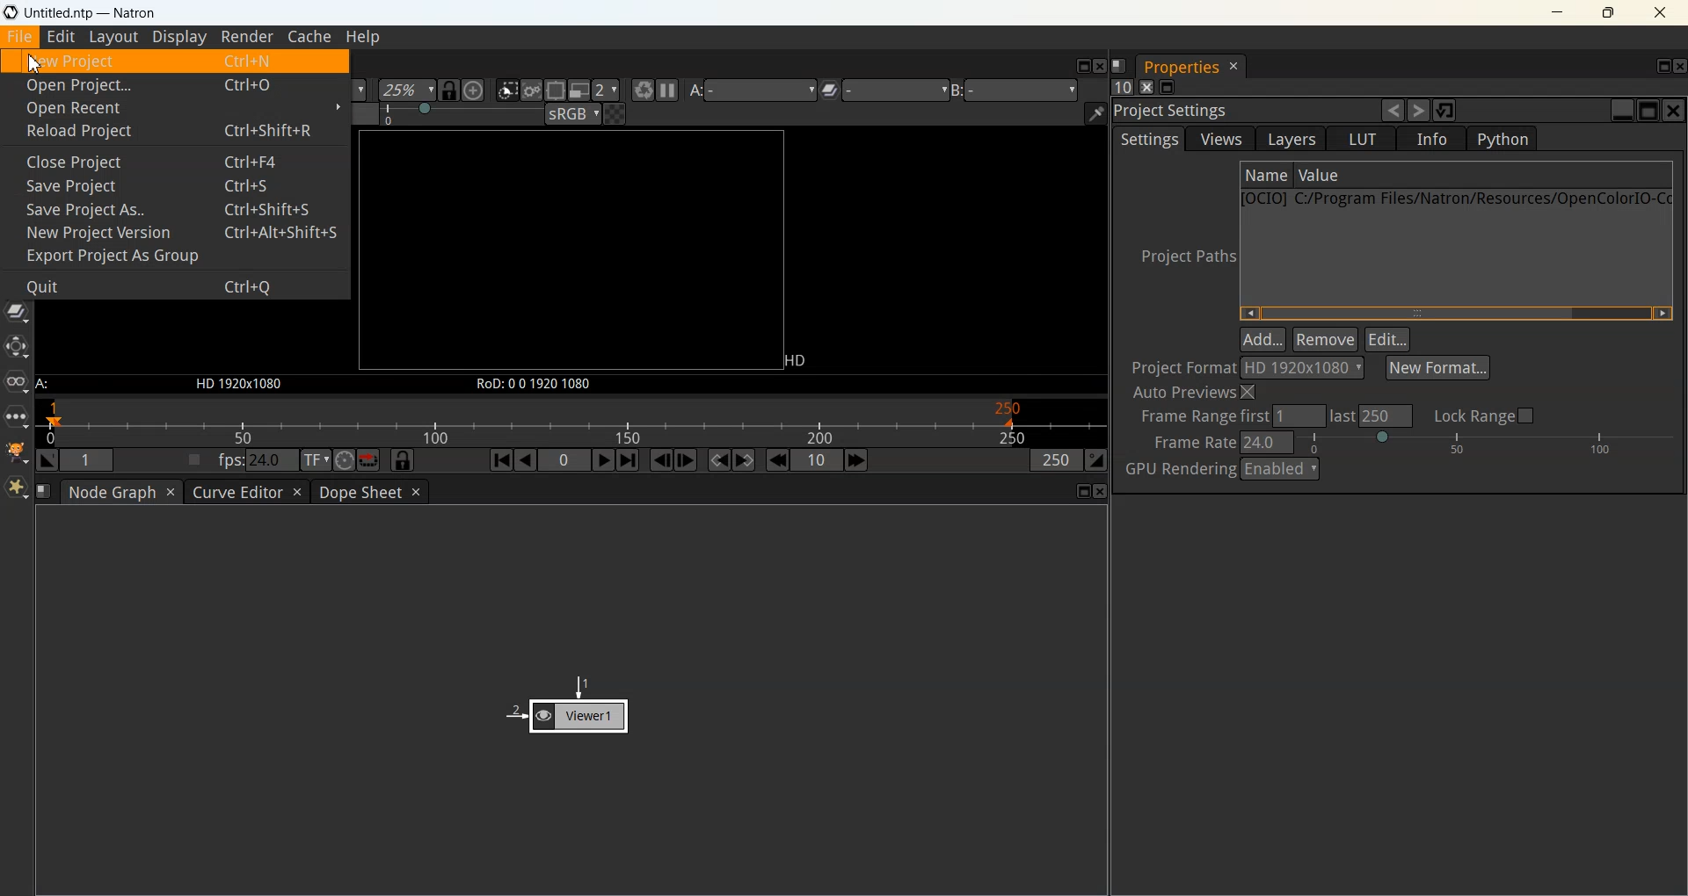  I want to click on Manually adjust frame rate, so click(1486, 442).